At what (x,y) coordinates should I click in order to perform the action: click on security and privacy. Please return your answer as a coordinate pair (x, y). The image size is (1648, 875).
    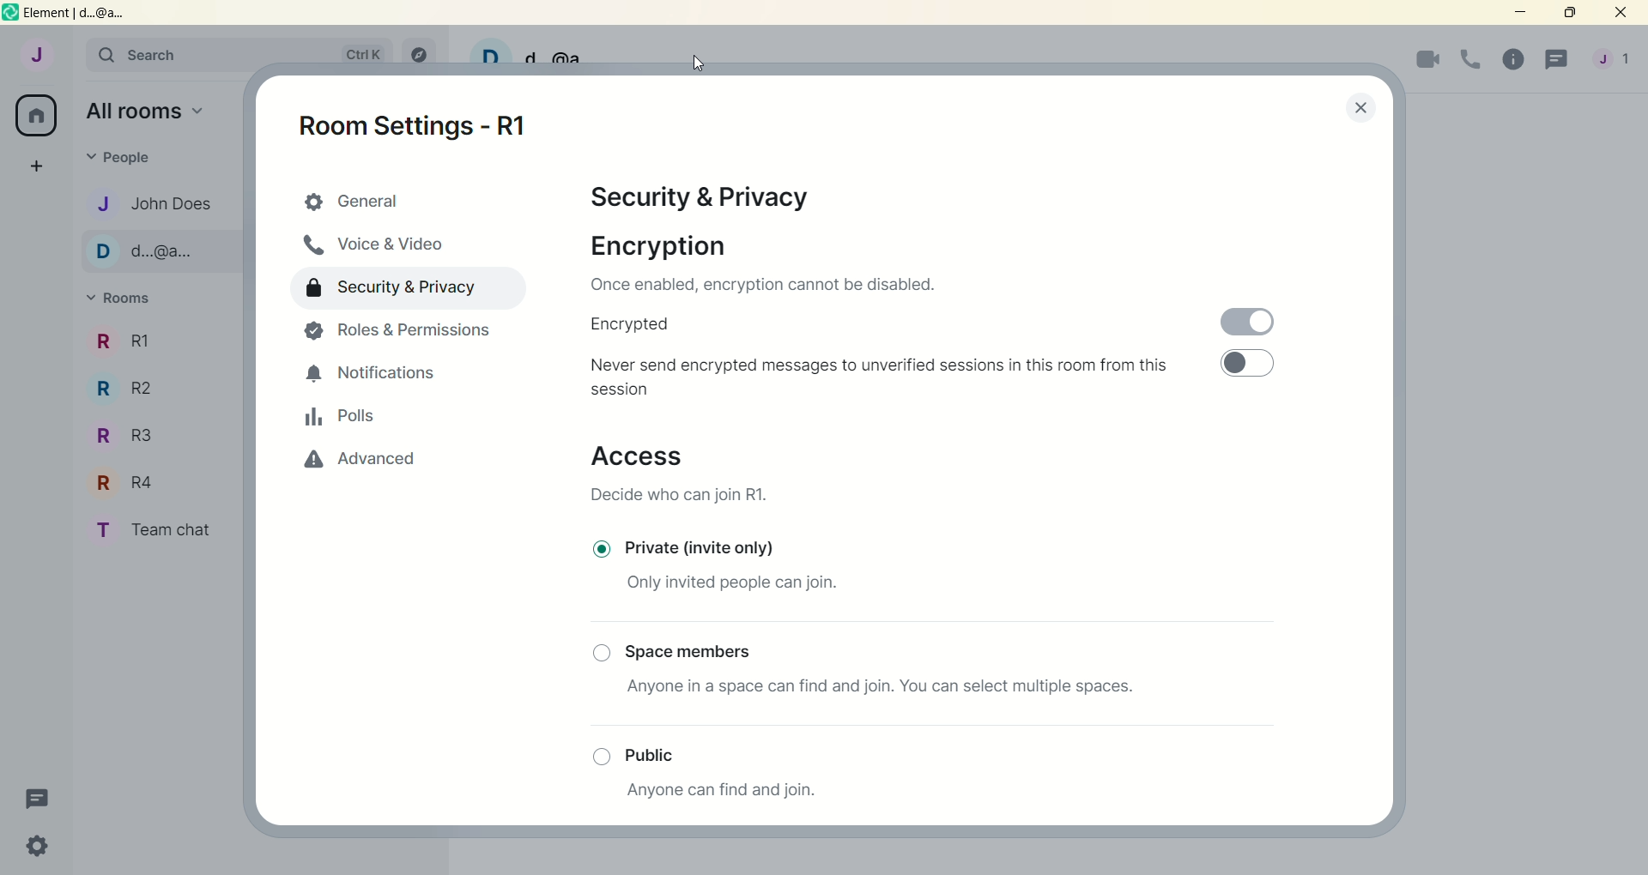
    Looking at the image, I should click on (398, 292).